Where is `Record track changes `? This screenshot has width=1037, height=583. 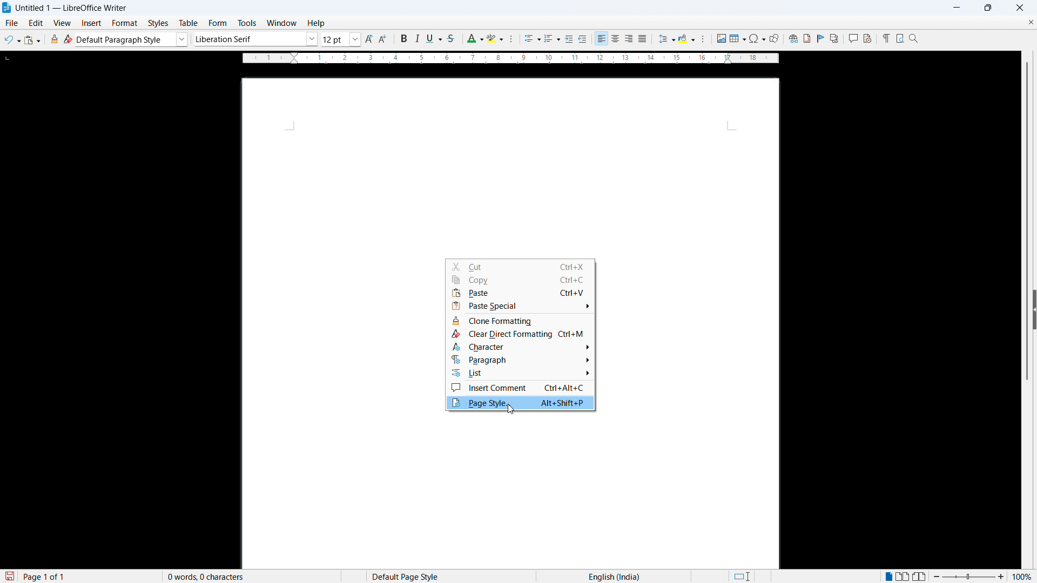
Record track changes  is located at coordinates (867, 38).